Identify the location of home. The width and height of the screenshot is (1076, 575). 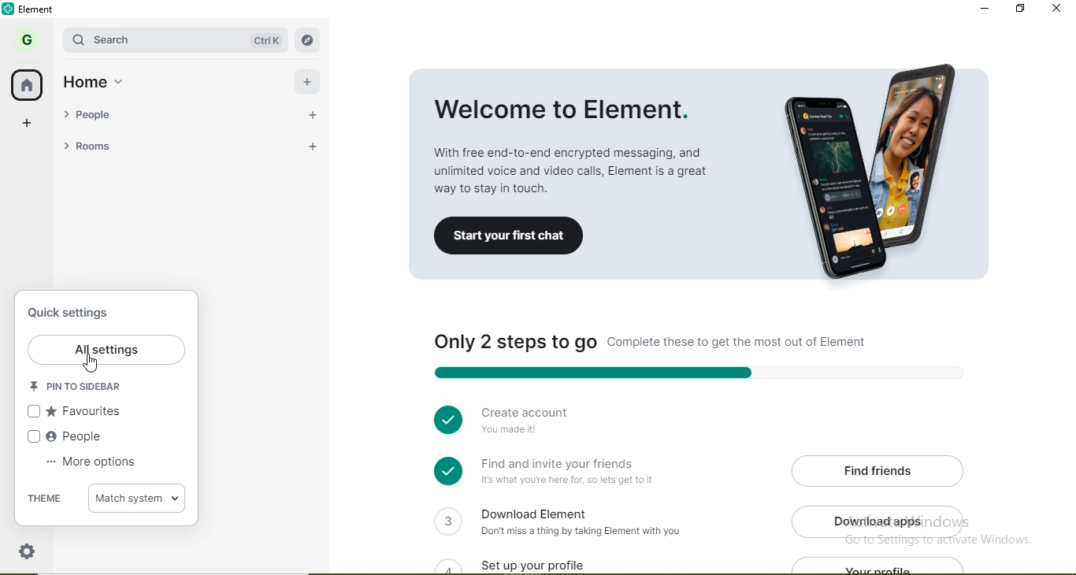
(28, 86).